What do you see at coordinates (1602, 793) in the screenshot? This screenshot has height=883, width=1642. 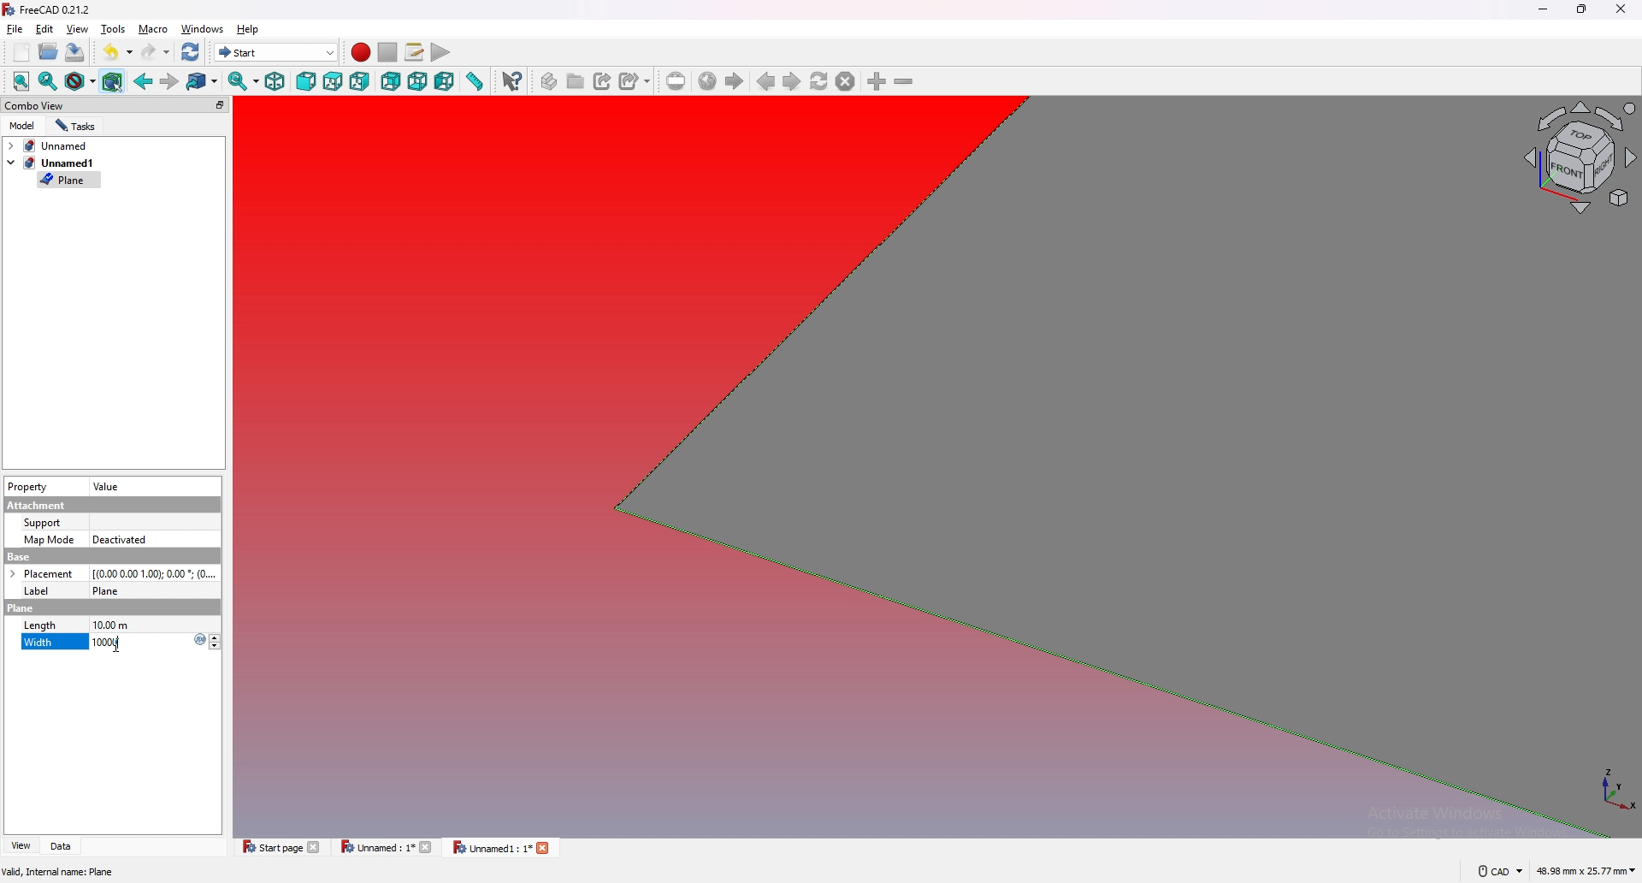 I see `xyz coordinates` at bounding box center [1602, 793].